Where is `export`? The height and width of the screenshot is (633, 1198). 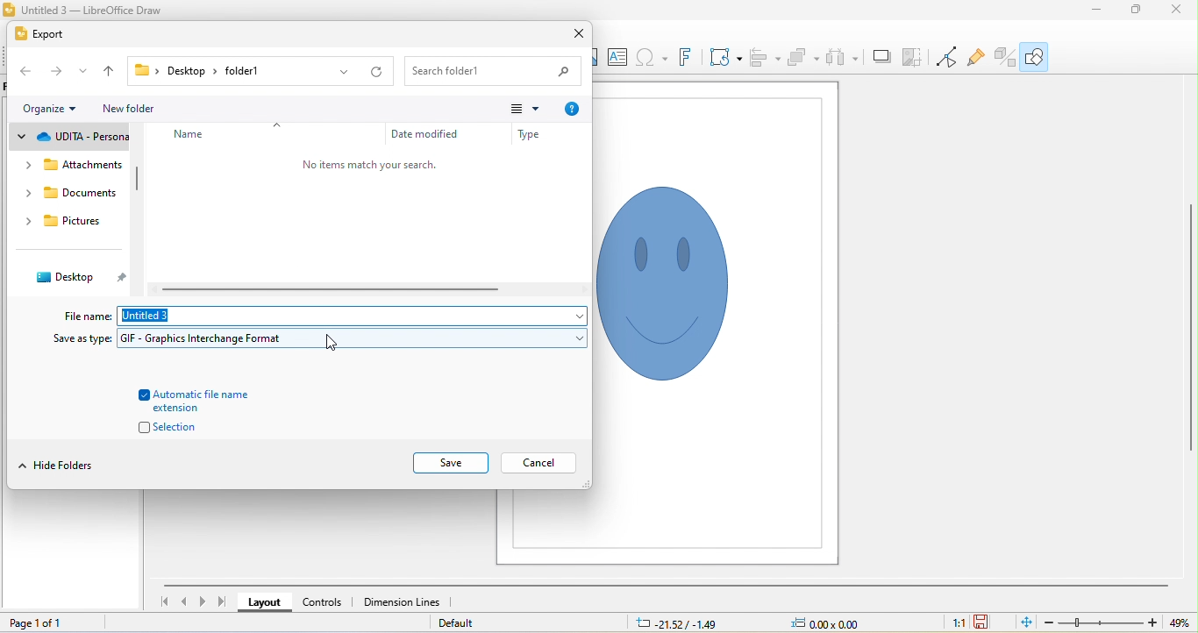 export is located at coordinates (41, 34).